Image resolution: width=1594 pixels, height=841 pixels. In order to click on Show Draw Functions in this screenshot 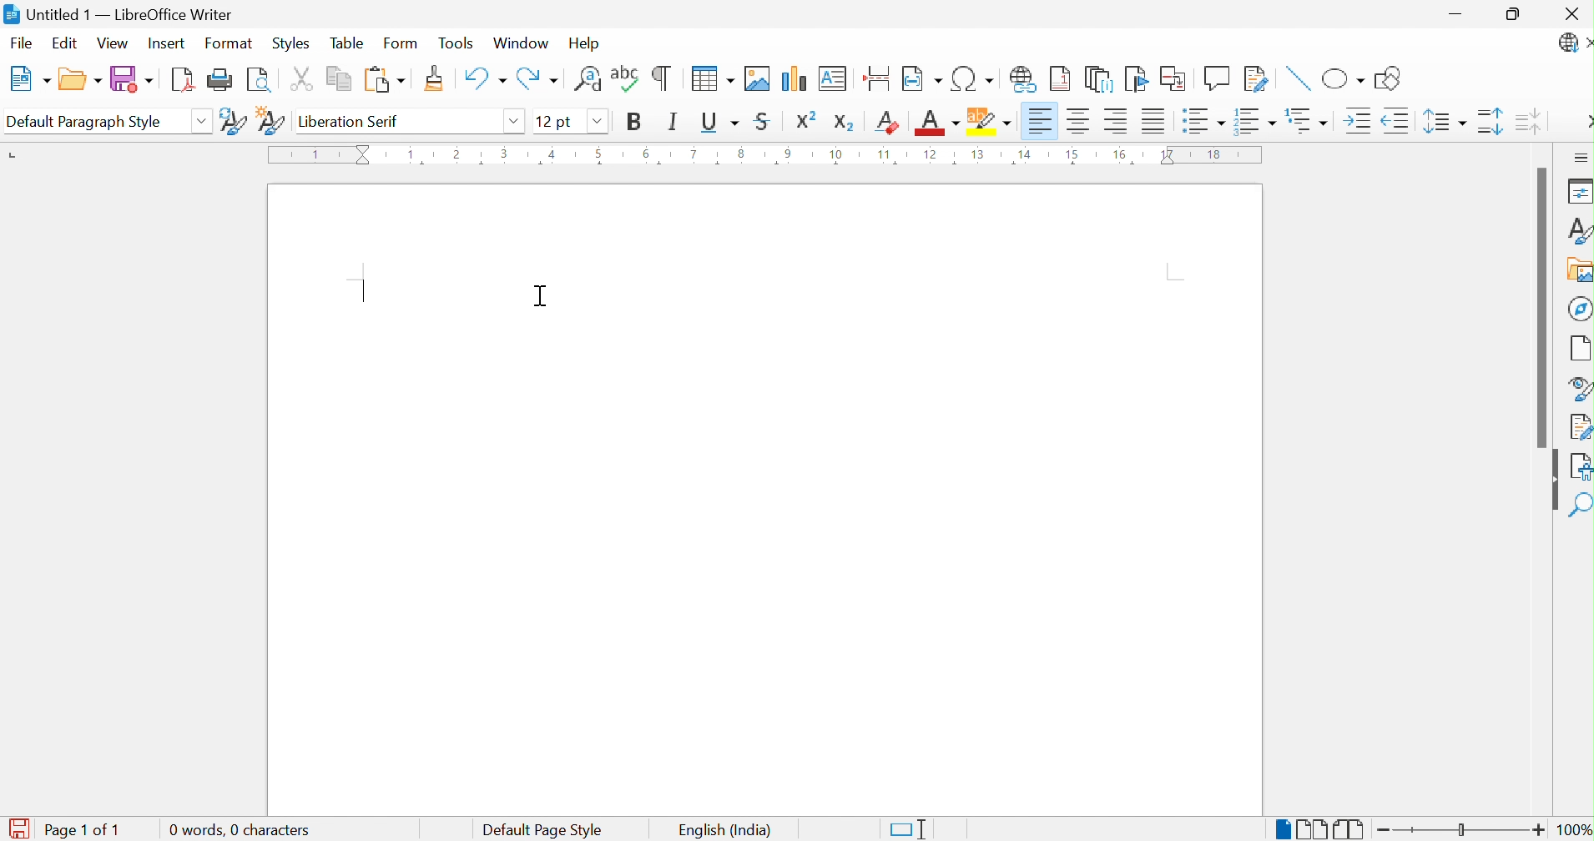, I will do `click(1390, 78)`.